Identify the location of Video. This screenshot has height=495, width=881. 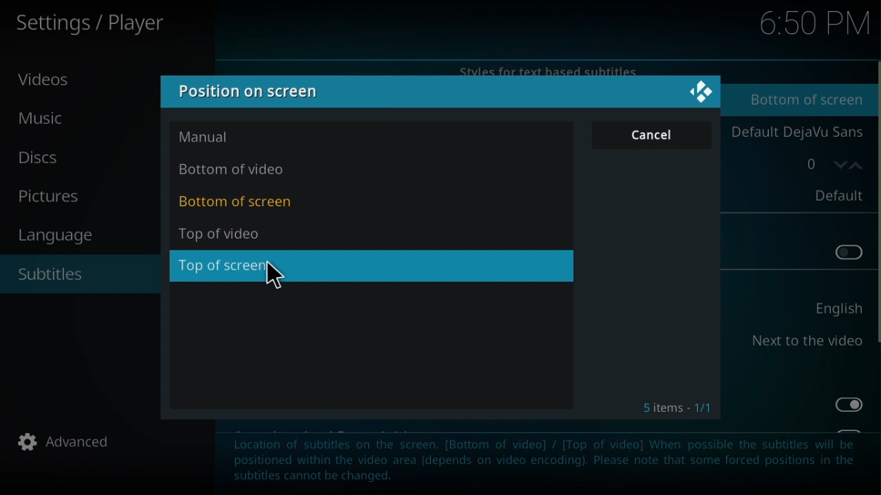
(46, 84).